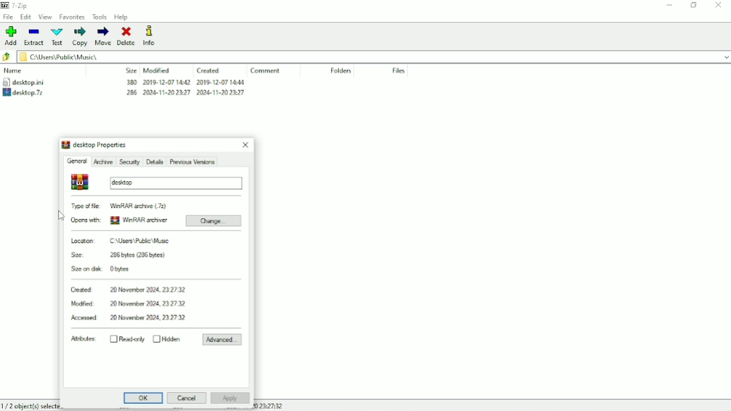 Image resolution: width=731 pixels, height=411 pixels. What do you see at coordinates (129, 305) in the screenshot?
I see `Modified date and time` at bounding box center [129, 305].